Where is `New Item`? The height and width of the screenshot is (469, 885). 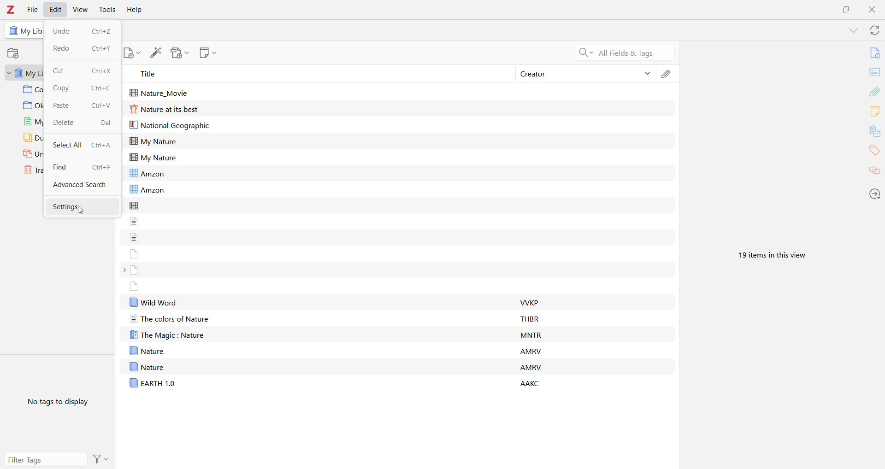
New Item is located at coordinates (131, 52).